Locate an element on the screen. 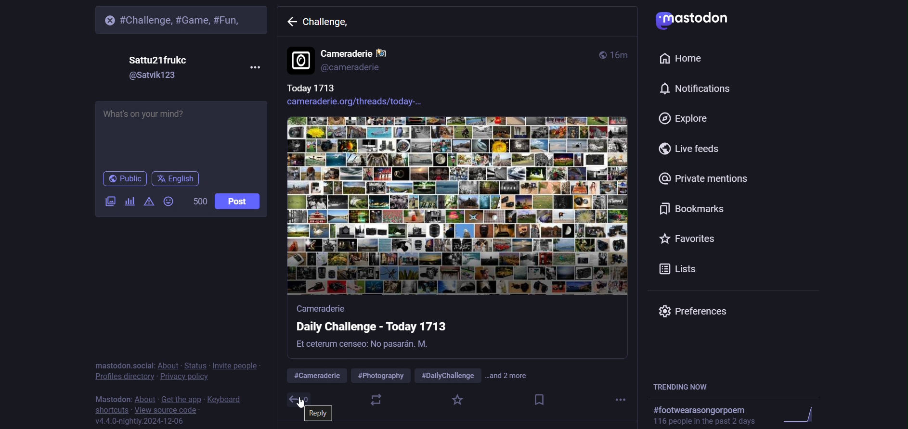  display picture is located at coordinates (300, 61).